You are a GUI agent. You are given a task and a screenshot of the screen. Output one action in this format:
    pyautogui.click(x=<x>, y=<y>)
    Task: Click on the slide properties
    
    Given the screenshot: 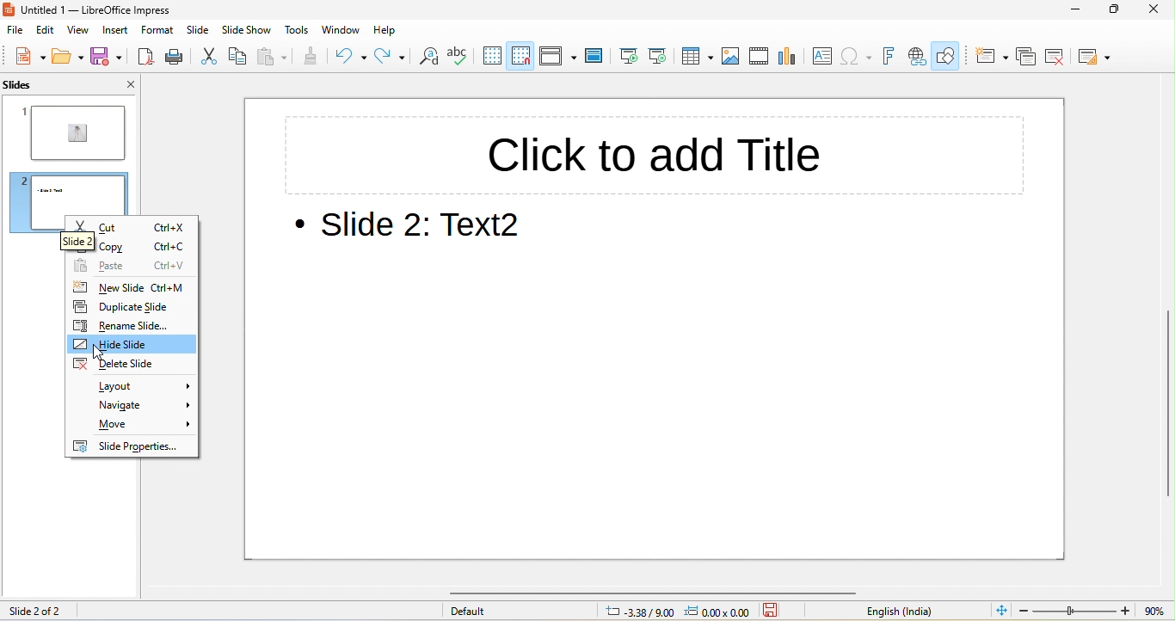 What is the action you would take?
    pyautogui.click(x=132, y=447)
    